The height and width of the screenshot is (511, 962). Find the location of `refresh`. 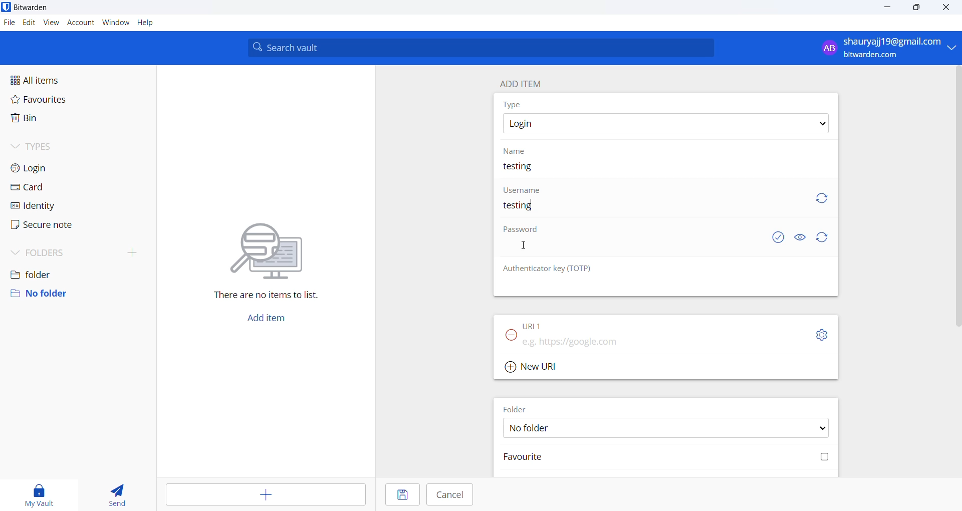

refresh is located at coordinates (822, 237).